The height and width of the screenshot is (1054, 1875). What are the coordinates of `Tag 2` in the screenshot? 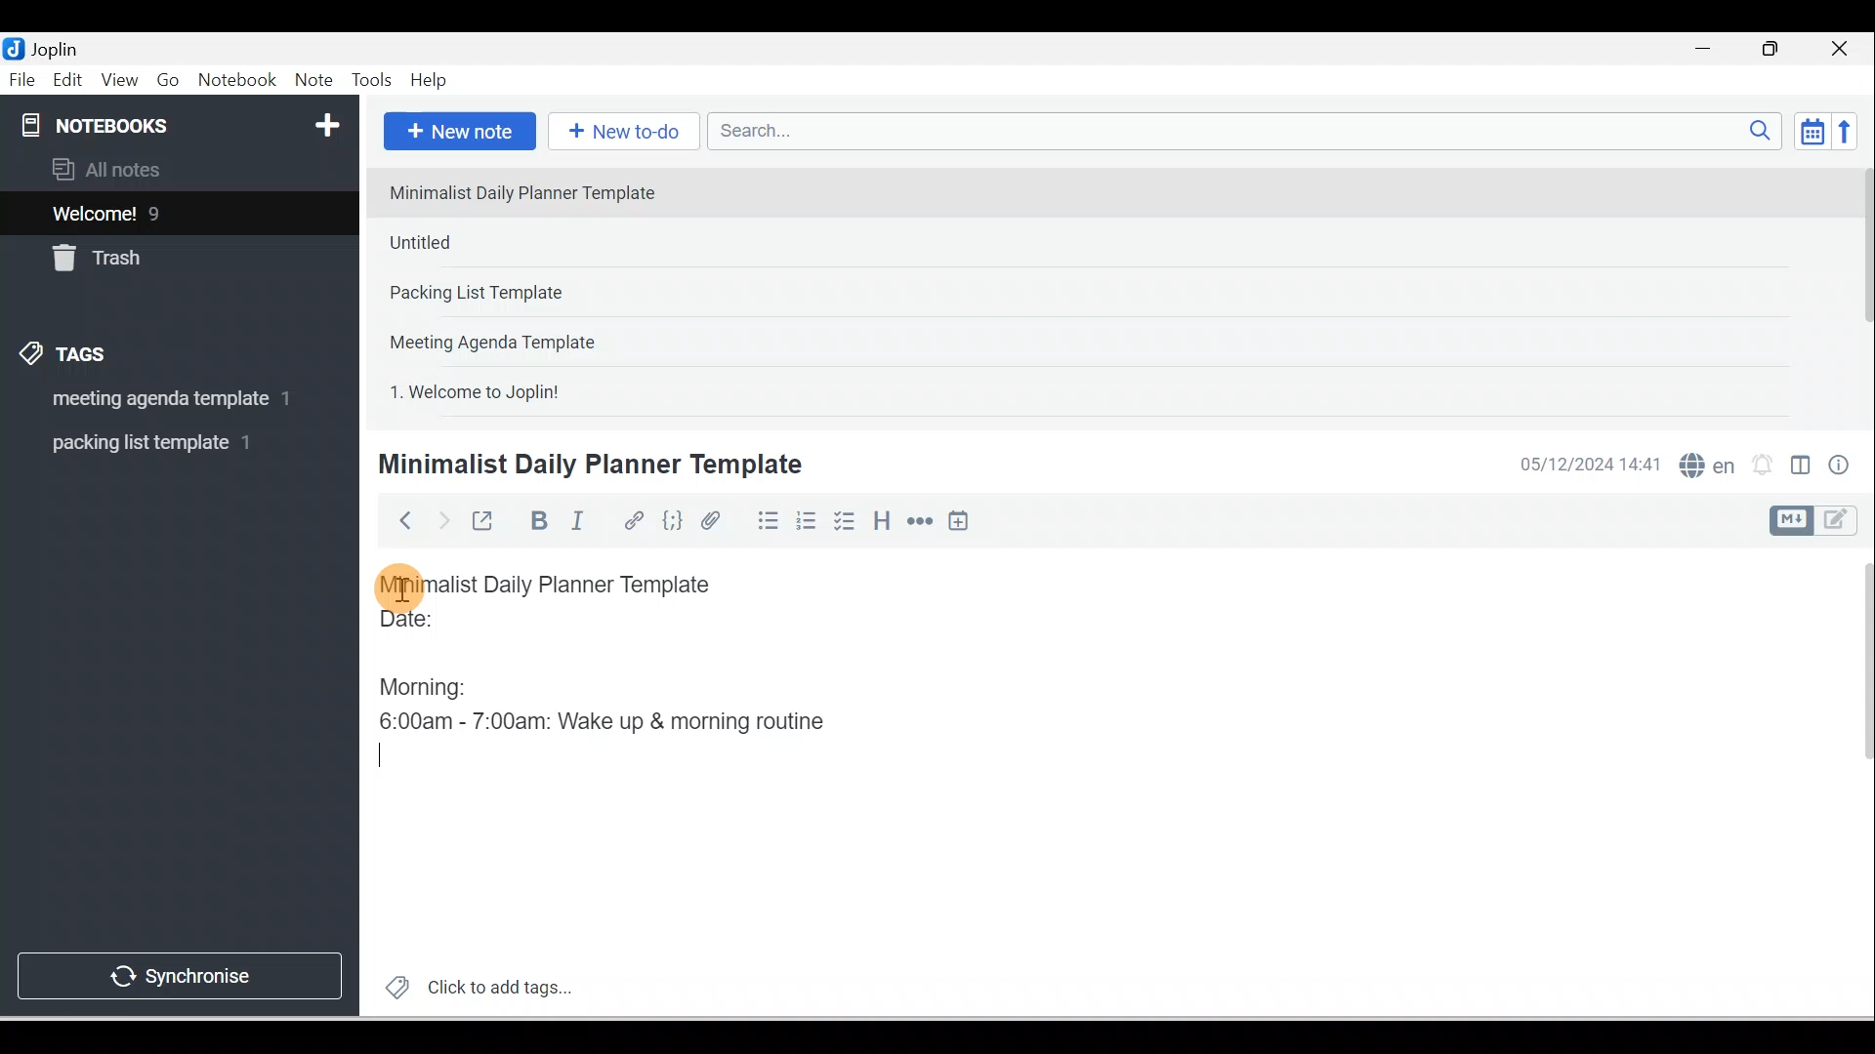 It's located at (165, 443).